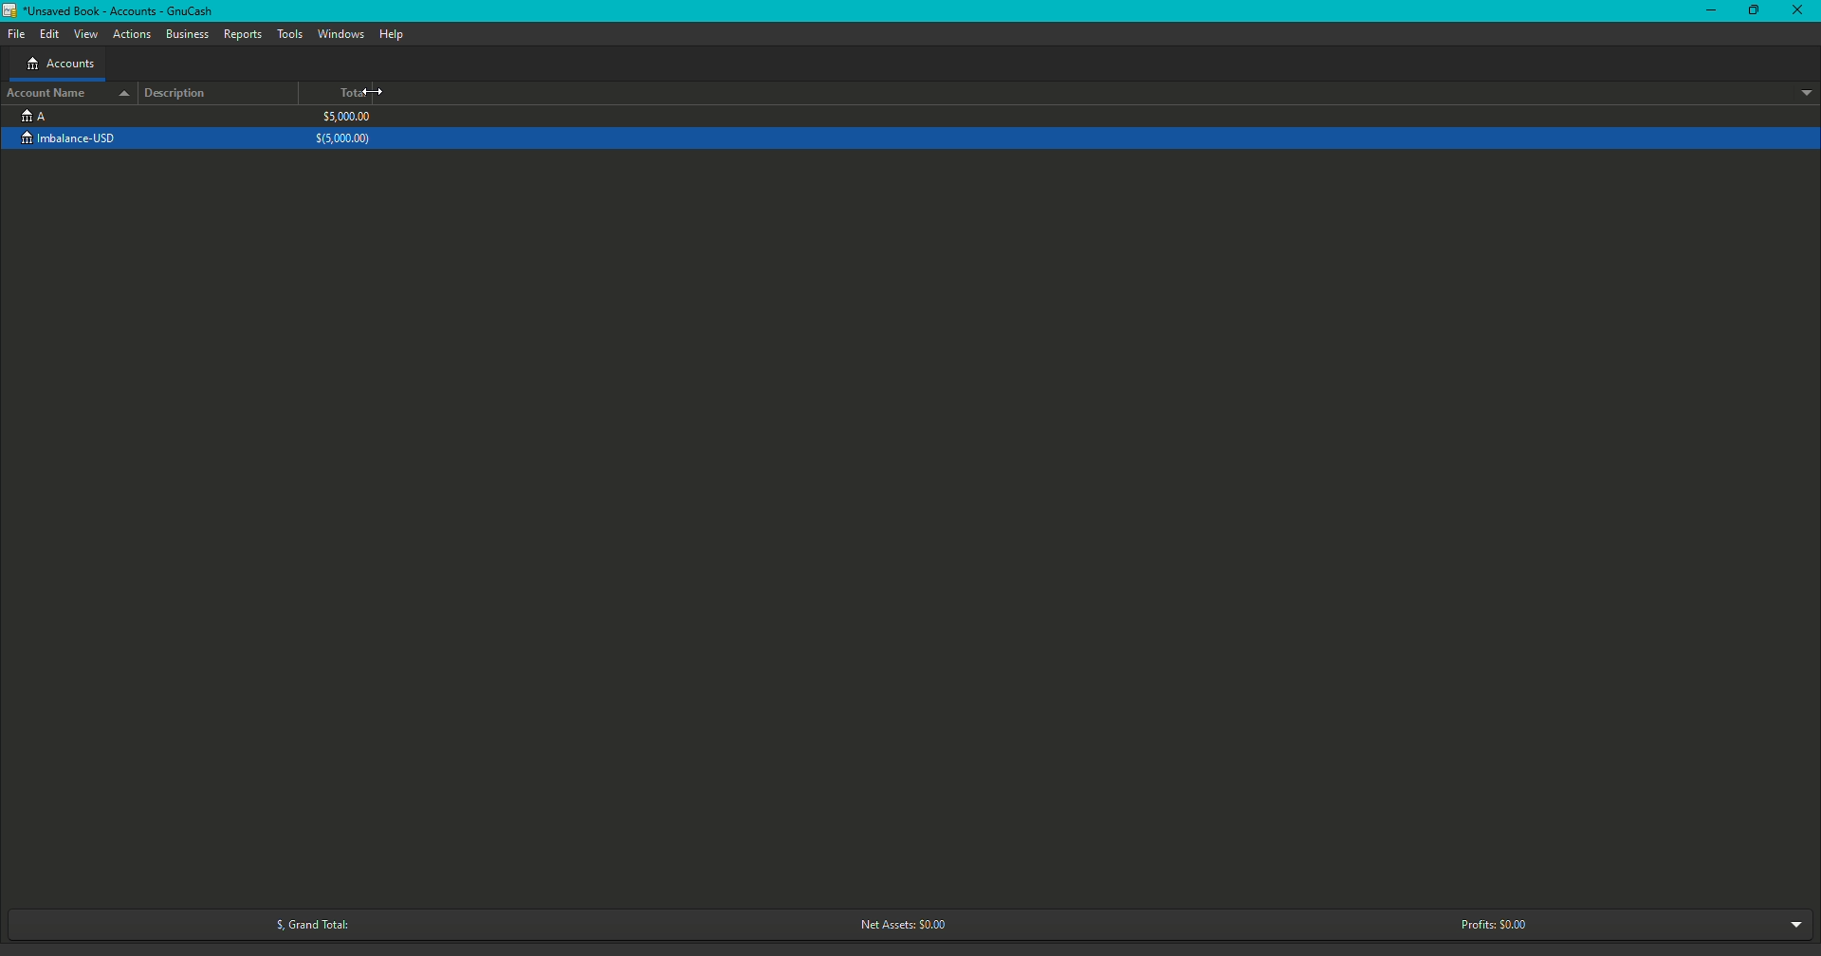 The width and height of the screenshot is (1821, 956). What do you see at coordinates (33, 115) in the screenshot?
I see `Account A` at bounding box center [33, 115].